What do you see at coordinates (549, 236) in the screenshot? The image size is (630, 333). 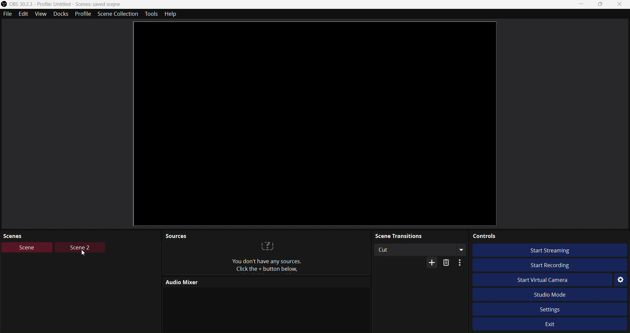 I see `Controls` at bounding box center [549, 236].